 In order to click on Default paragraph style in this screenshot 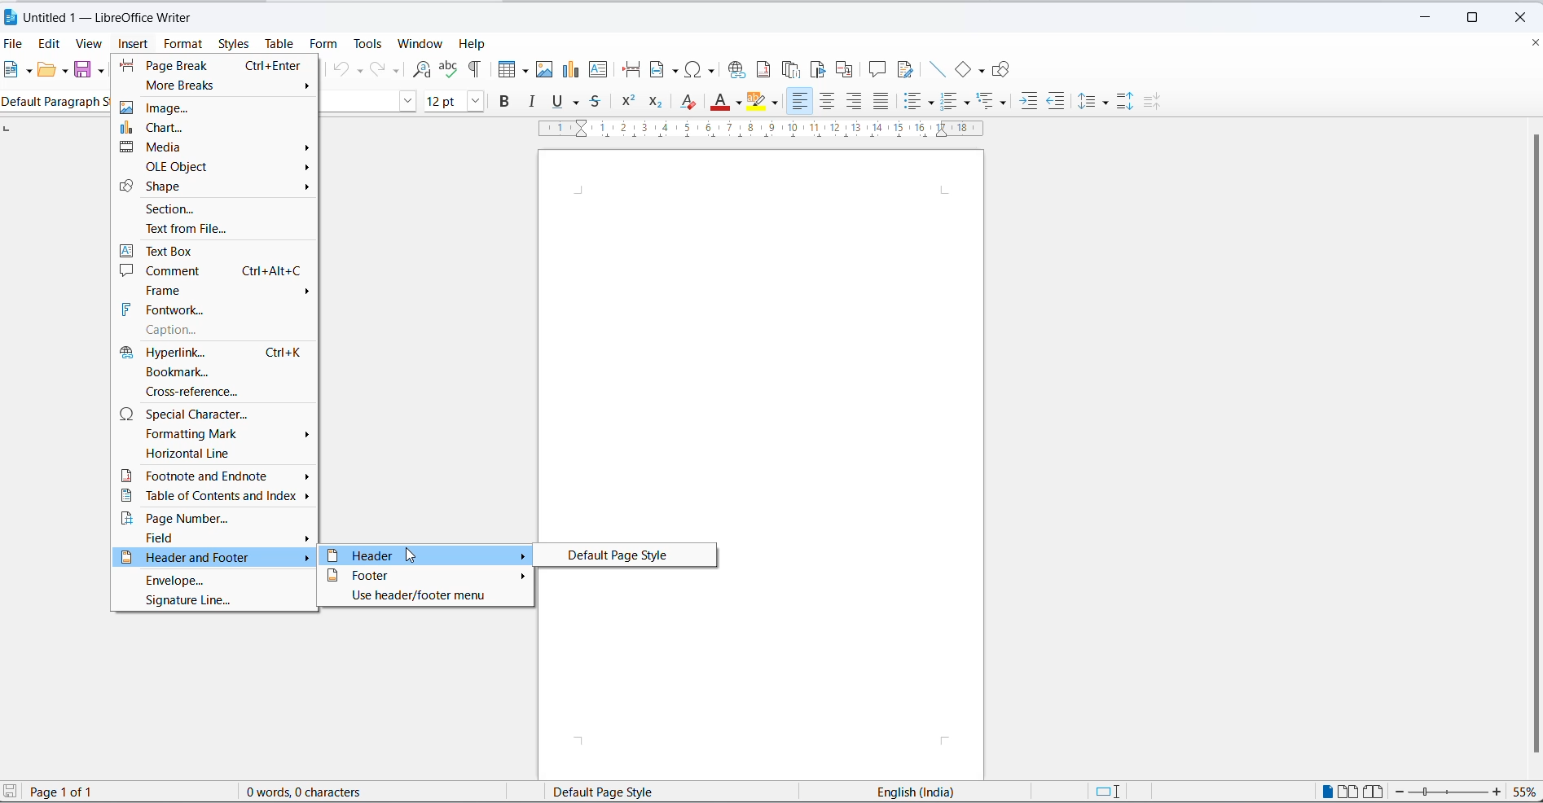, I will do `click(55, 103)`.